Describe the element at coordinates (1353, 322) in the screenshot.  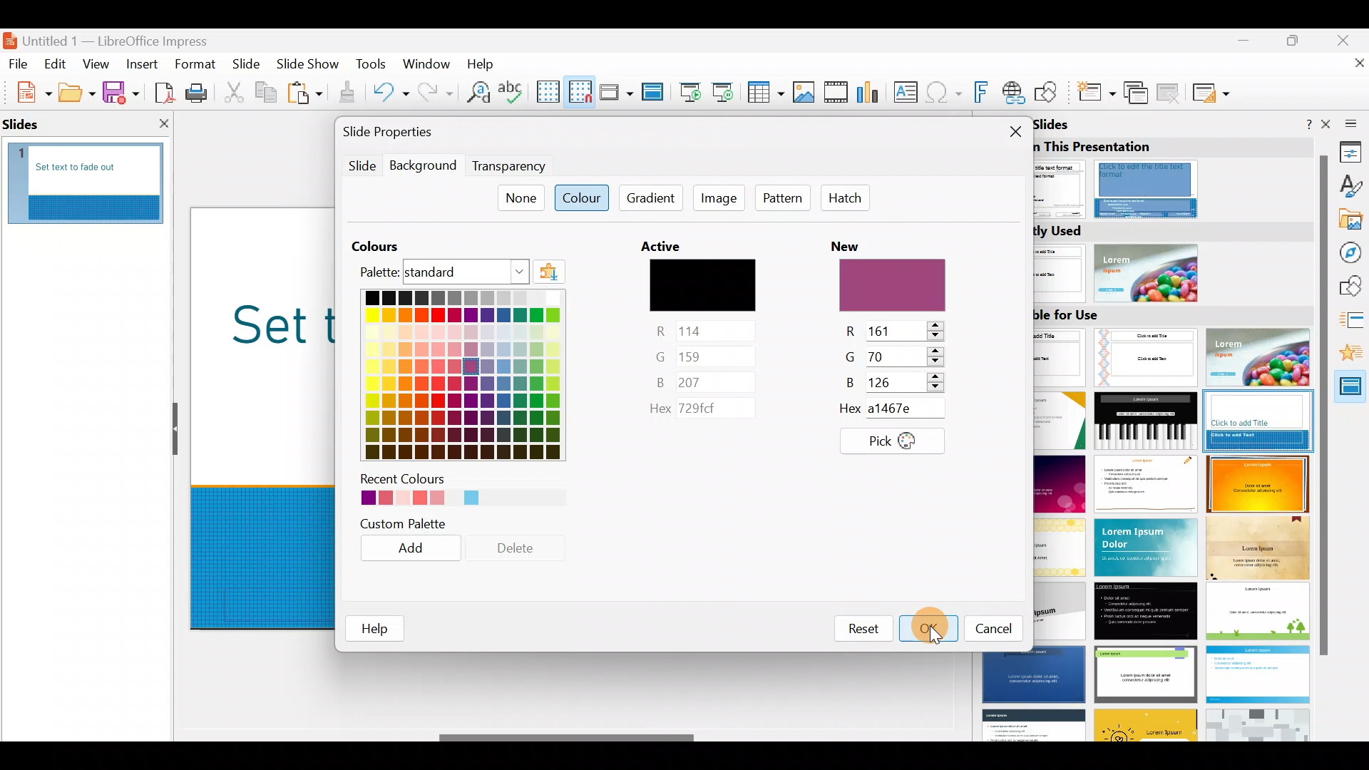
I see `Slide transition` at that location.